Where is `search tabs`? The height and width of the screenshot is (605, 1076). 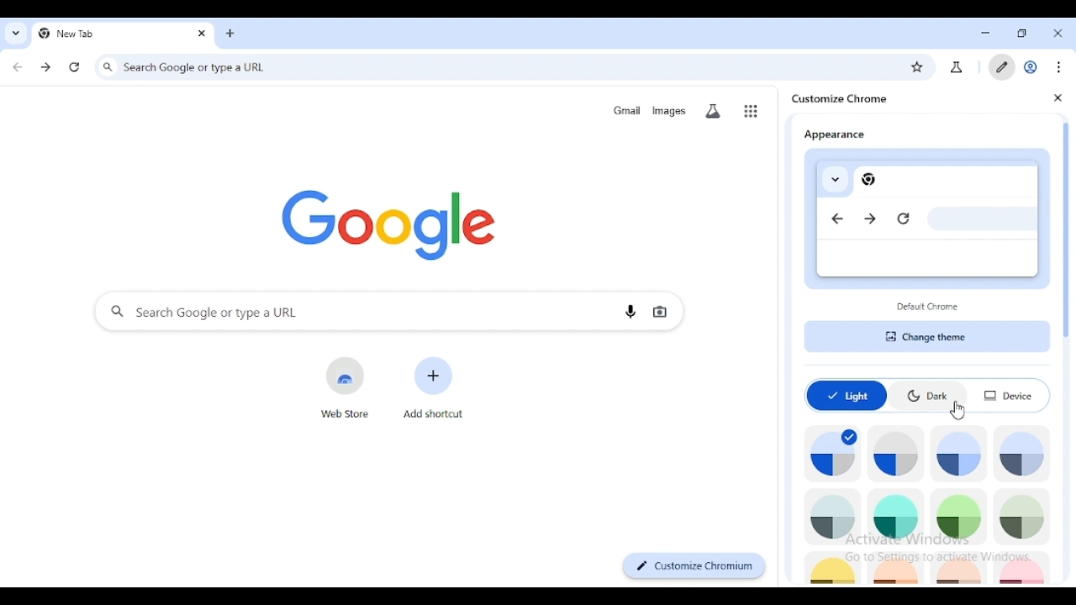 search tabs is located at coordinates (15, 34).